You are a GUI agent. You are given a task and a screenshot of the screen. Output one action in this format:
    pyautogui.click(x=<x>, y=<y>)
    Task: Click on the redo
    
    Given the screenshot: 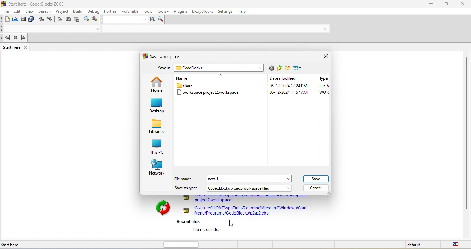 What is the action you would take?
    pyautogui.click(x=51, y=19)
    